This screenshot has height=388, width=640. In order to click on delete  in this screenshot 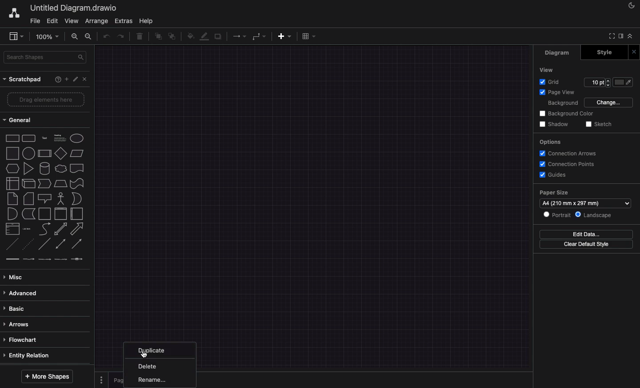, I will do `click(160, 366)`.